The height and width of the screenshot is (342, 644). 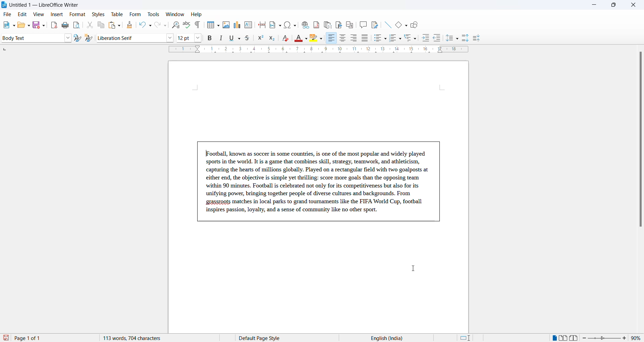 What do you see at coordinates (476, 39) in the screenshot?
I see `decrease paragraph spacing` at bounding box center [476, 39].